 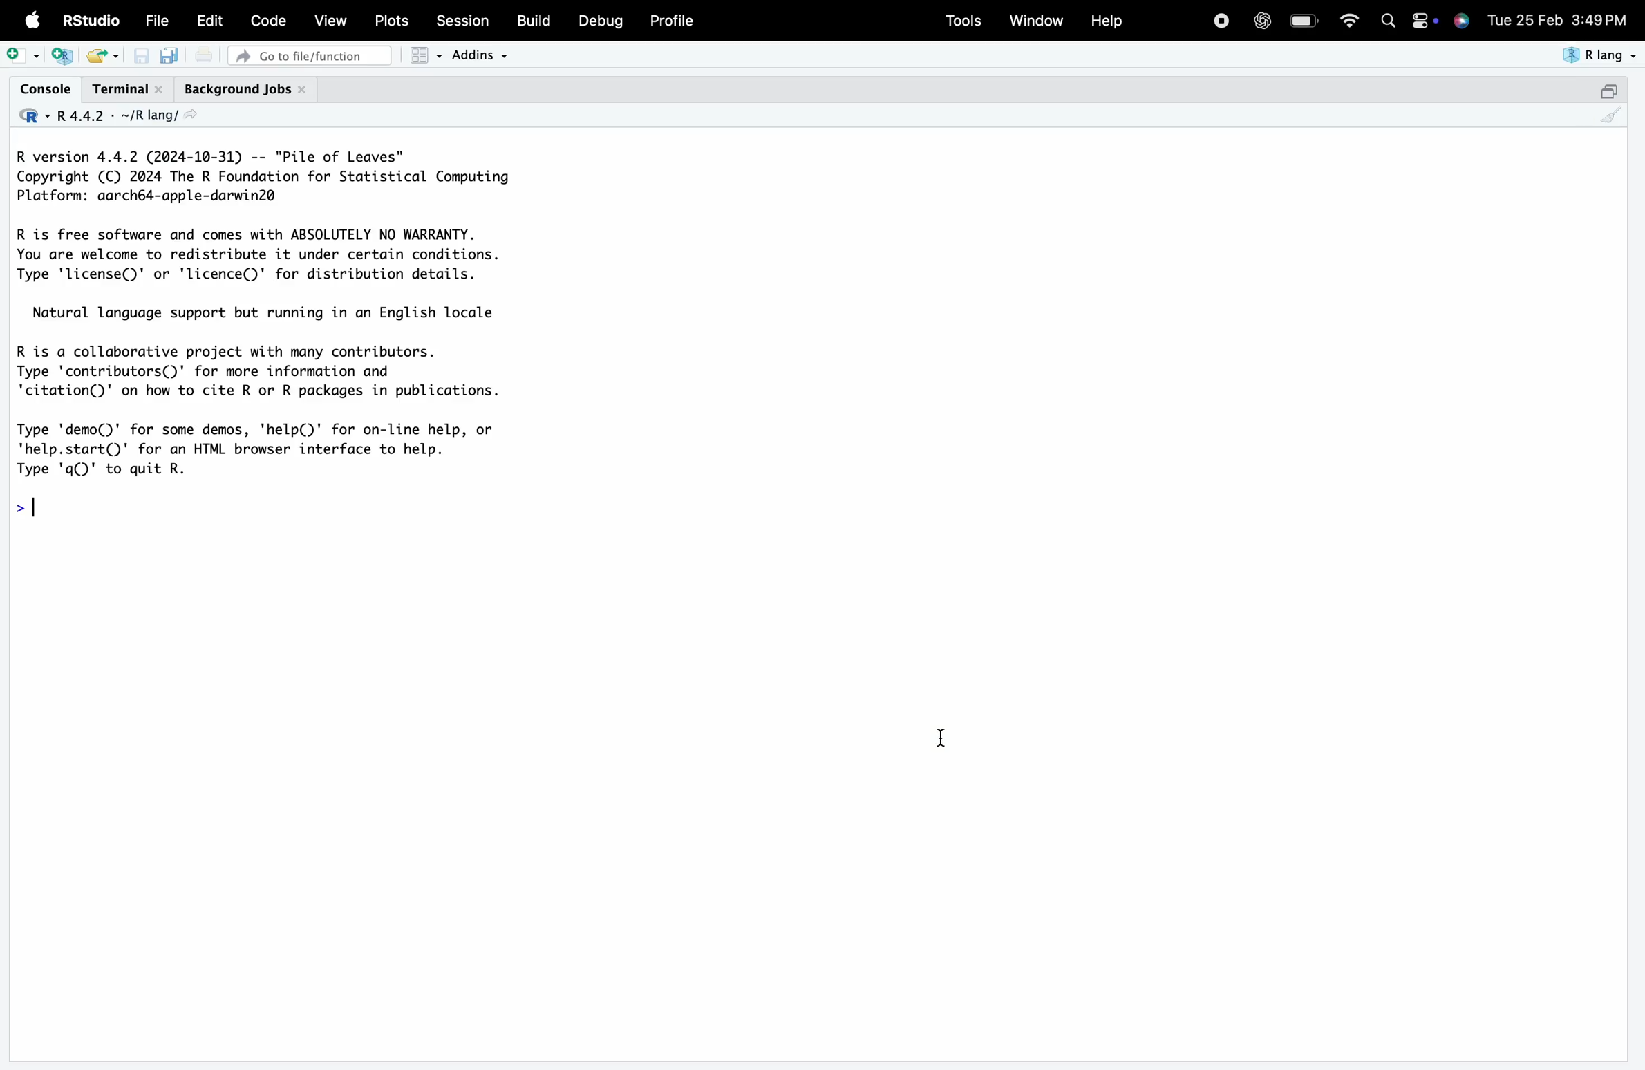 What do you see at coordinates (210, 20) in the screenshot?
I see `Edit` at bounding box center [210, 20].